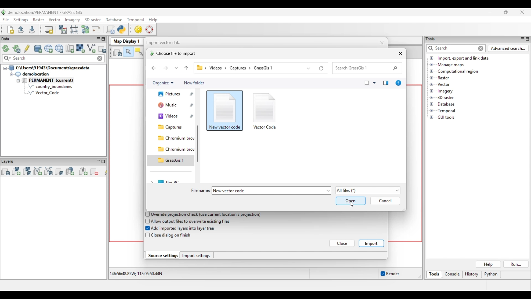 The width and height of the screenshot is (531, 299). What do you see at coordinates (83, 171) in the screenshot?
I see `Add group` at bounding box center [83, 171].